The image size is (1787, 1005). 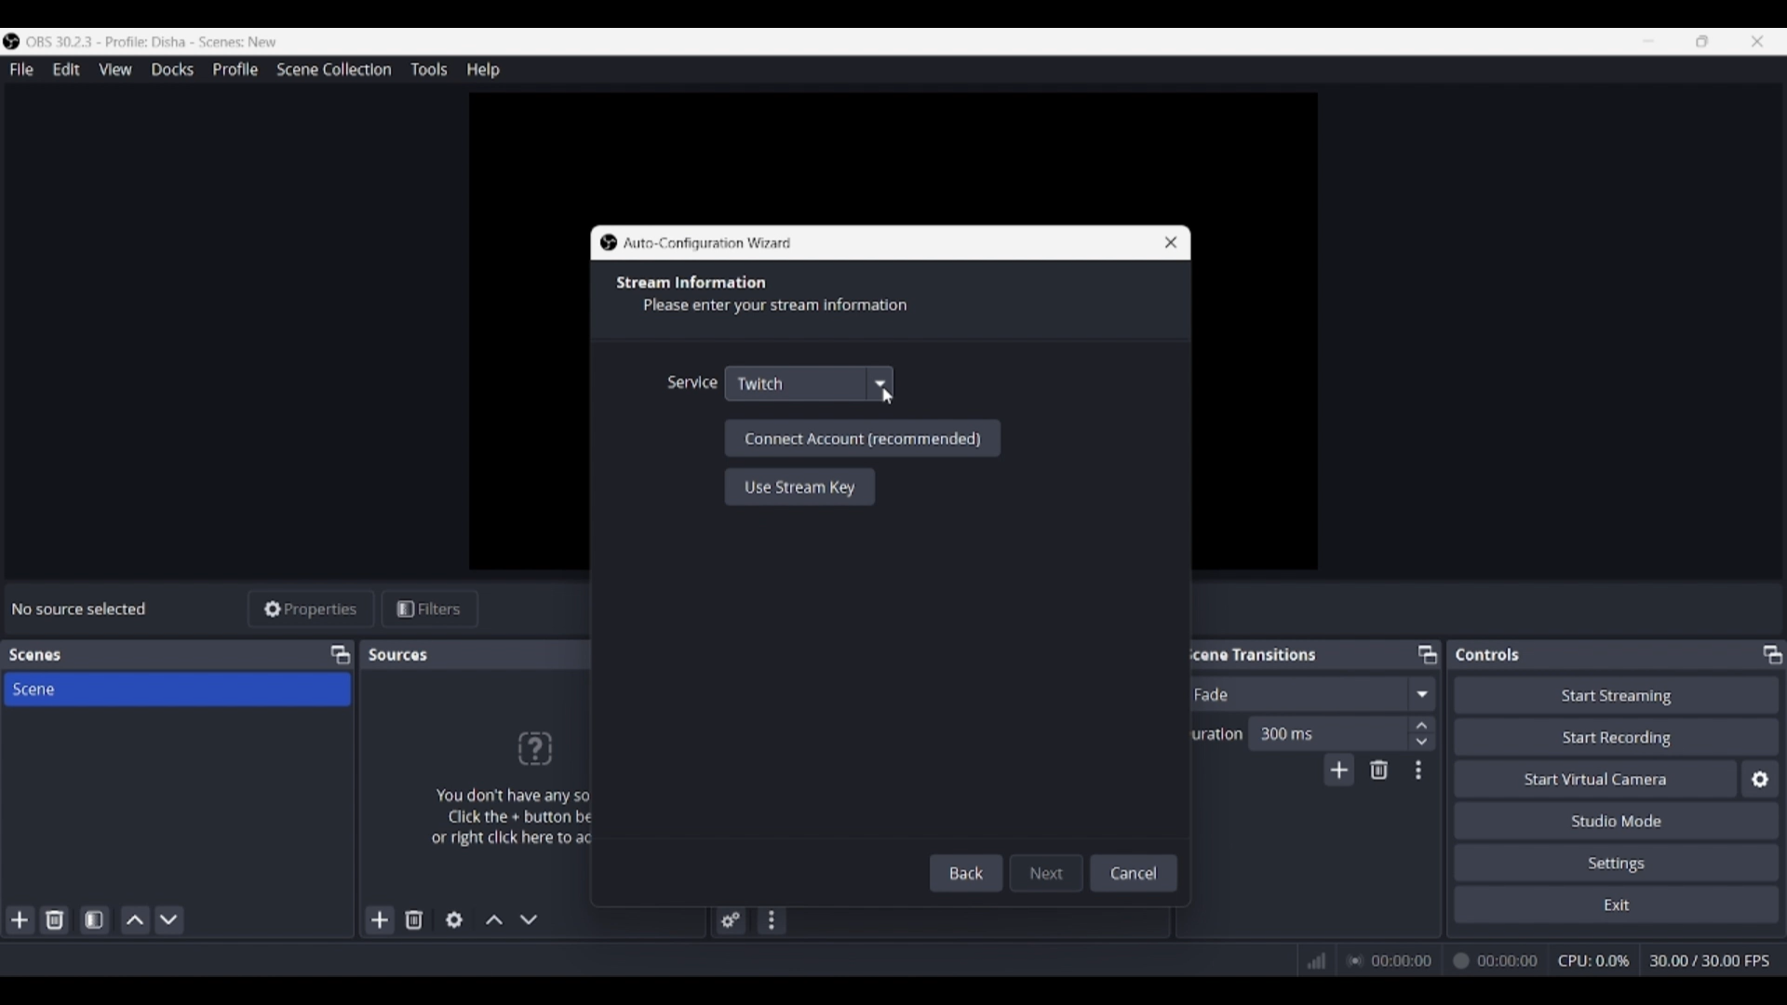 What do you see at coordinates (1772, 654) in the screenshot?
I see `Float controls panel` at bounding box center [1772, 654].